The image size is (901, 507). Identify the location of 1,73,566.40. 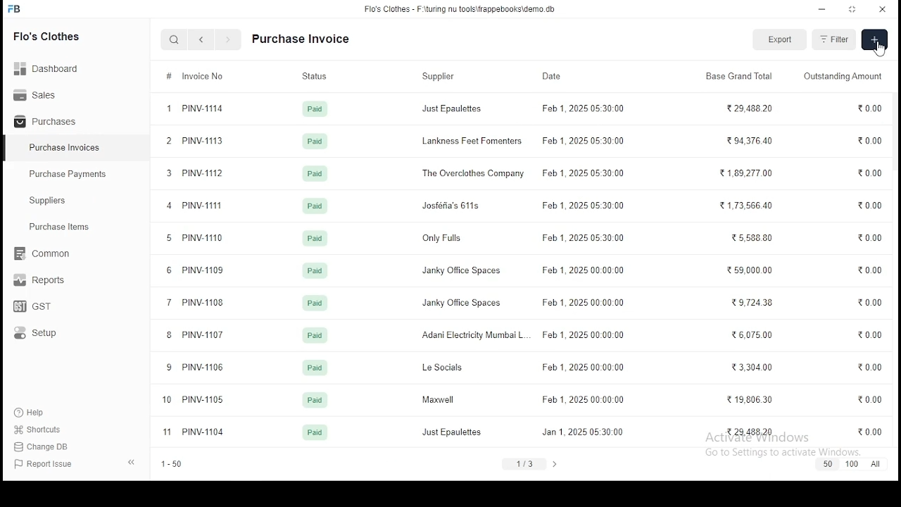
(748, 206).